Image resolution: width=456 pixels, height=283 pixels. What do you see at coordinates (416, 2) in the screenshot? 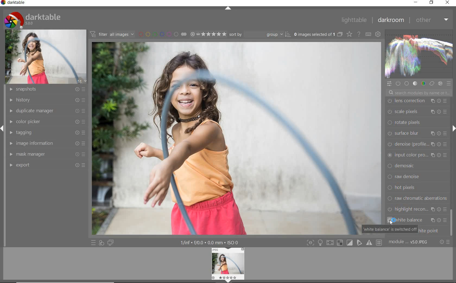
I see `minimize` at bounding box center [416, 2].